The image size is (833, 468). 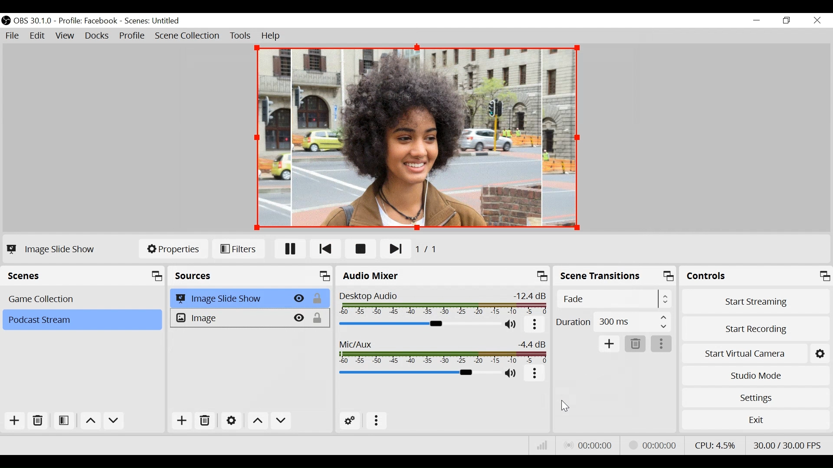 What do you see at coordinates (300, 318) in the screenshot?
I see `Hide/Display` at bounding box center [300, 318].